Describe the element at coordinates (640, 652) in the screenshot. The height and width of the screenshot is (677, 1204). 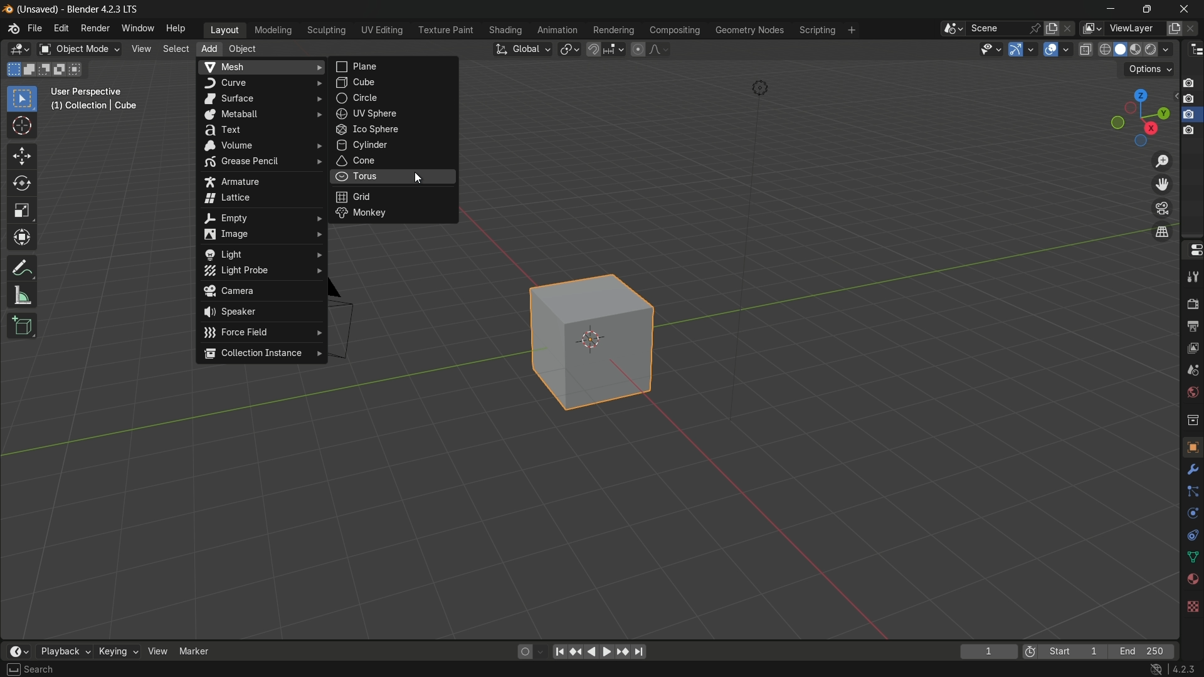
I see `jump to endpoint` at that location.